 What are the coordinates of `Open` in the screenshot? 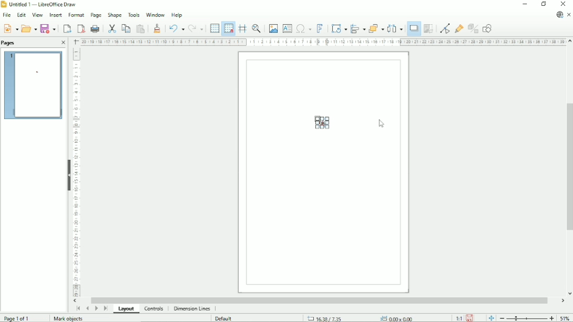 It's located at (29, 28).